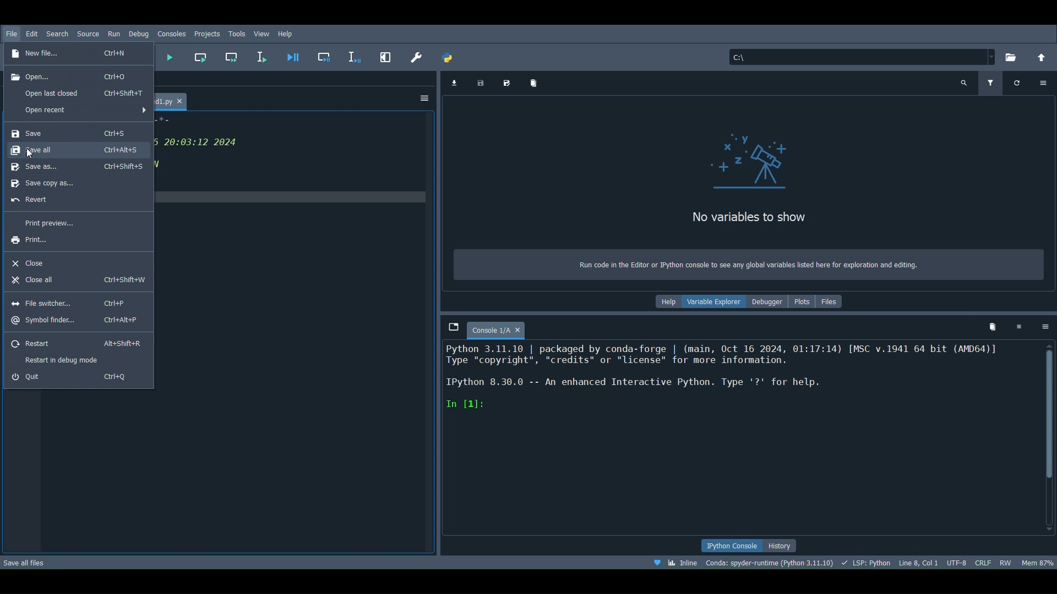 This screenshot has height=594, width=1057. What do you see at coordinates (1046, 326) in the screenshot?
I see `Options` at bounding box center [1046, 326].